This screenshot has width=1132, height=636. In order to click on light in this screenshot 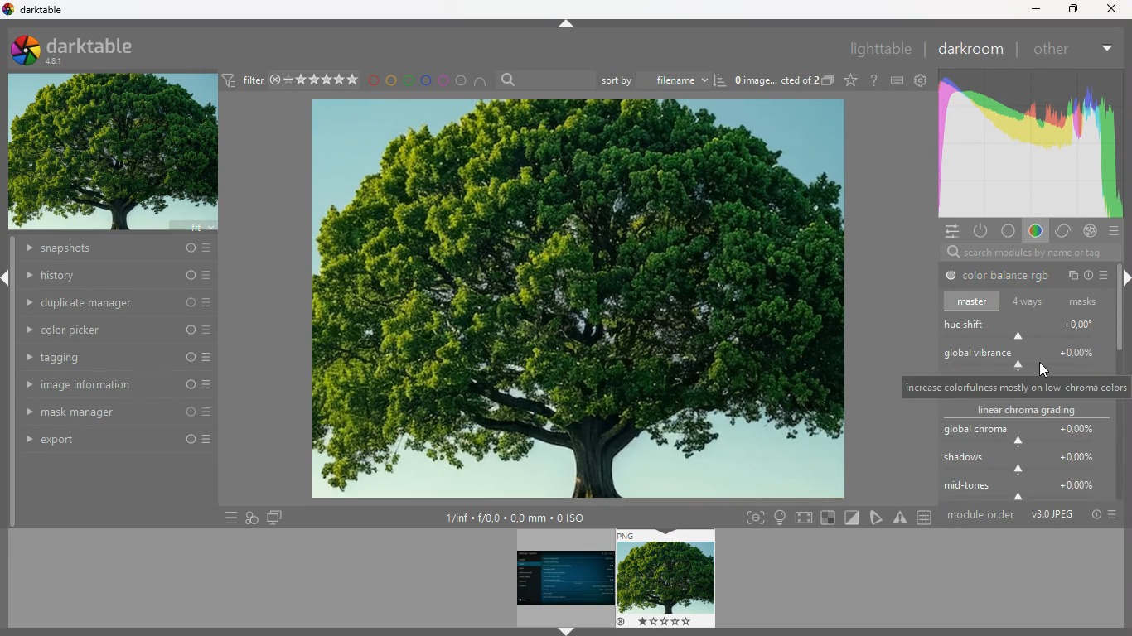, I will do `click(780, 518)`.